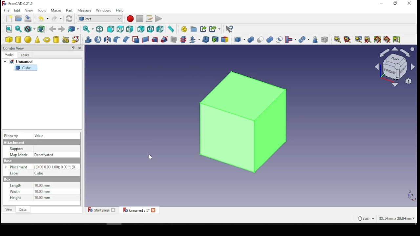 Image resolution: width=420 pixels, height=236 pixels. Describe the element at coordinates (29, 18) in the screenshot. I see `save` at that location.